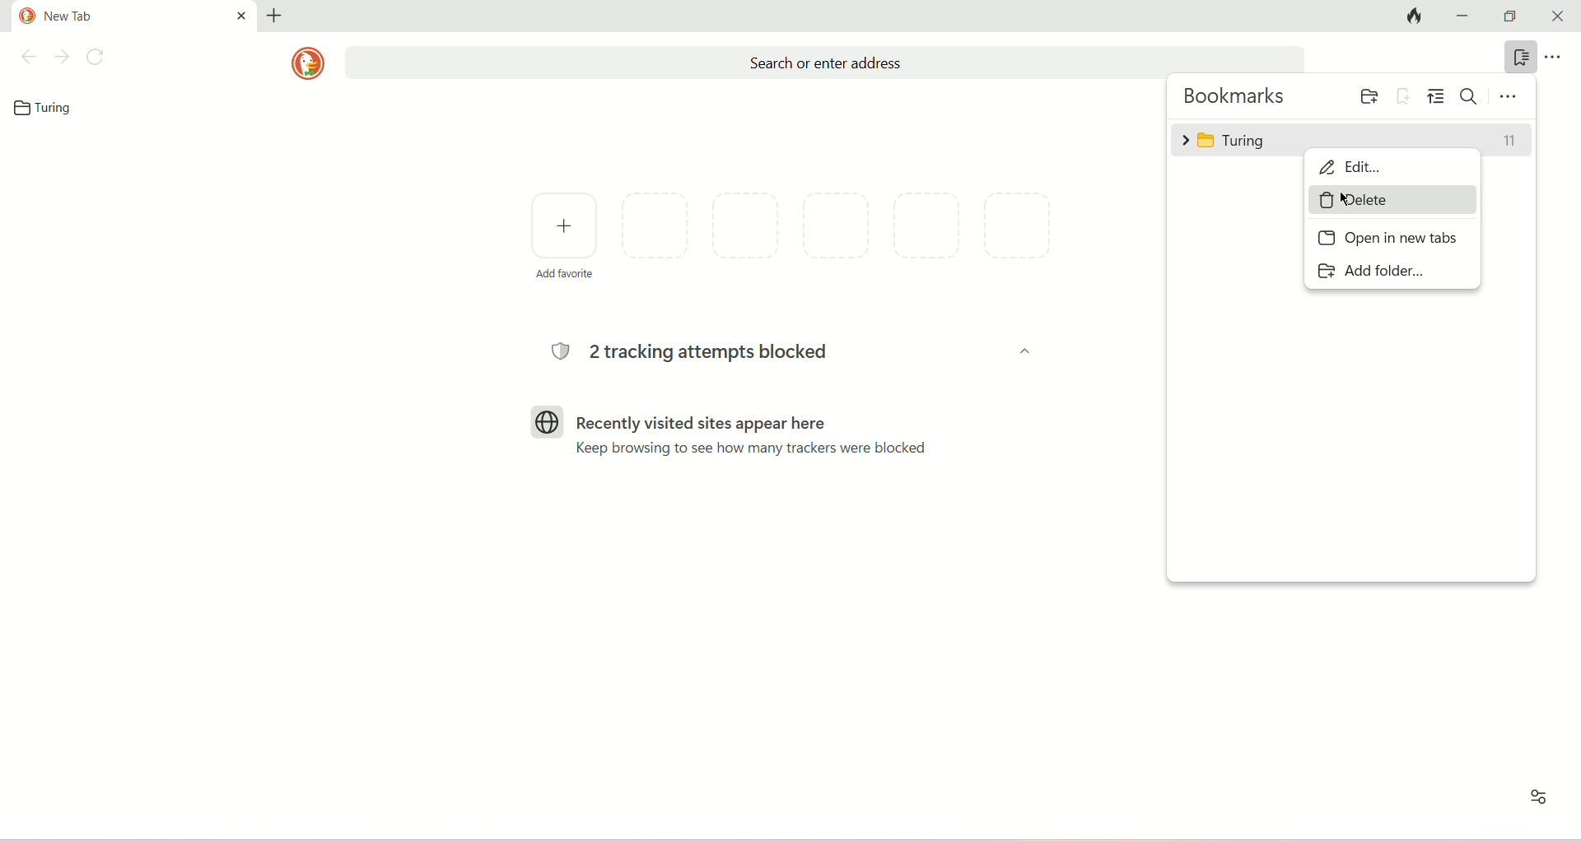 This screenshot has width=1581, height=841. Describe the element at coordinates (1369, 270) in the screenshot. I see `add folder` at that location.